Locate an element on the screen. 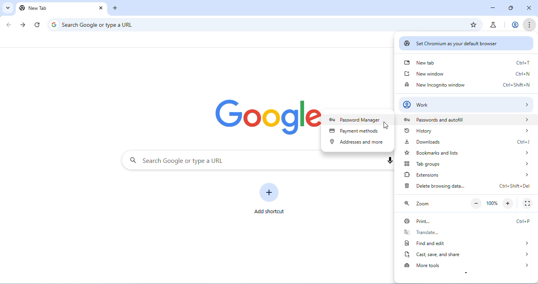 This screenshot has width=538, height=284. close is located at coordinates (530, 8).